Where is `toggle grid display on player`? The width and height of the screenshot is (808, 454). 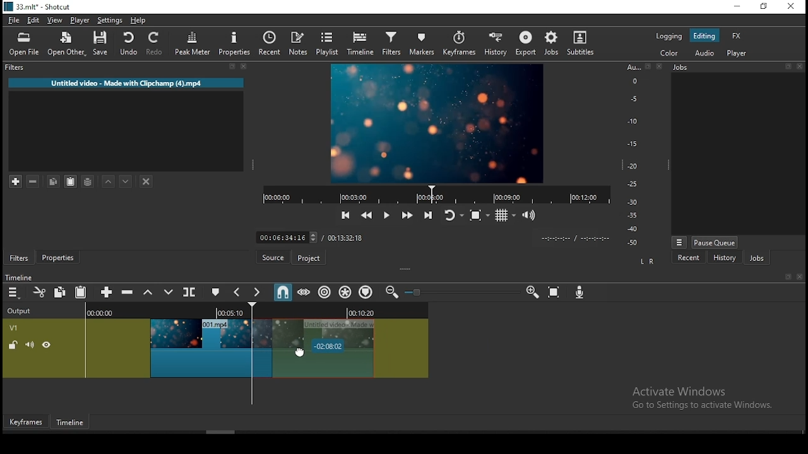
toggle grid display on player is located at coordinates (507, 214).